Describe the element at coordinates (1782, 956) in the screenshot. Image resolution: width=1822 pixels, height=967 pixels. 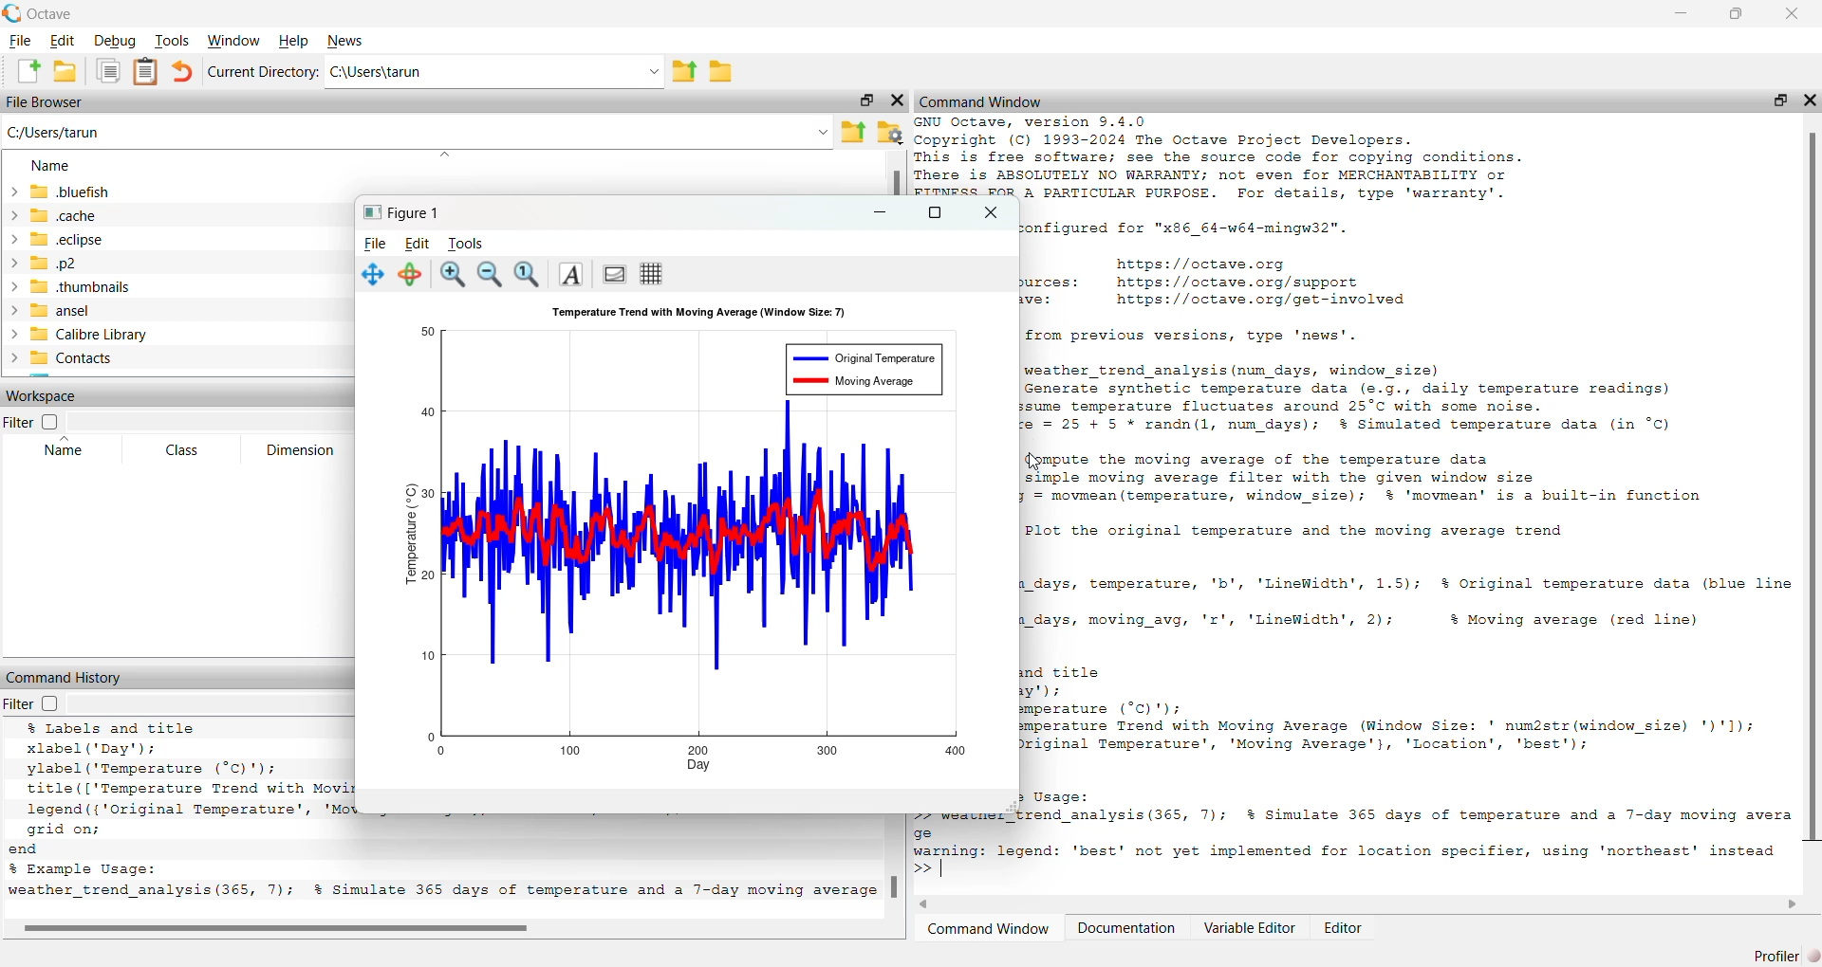
I see `Profiler` at that location.